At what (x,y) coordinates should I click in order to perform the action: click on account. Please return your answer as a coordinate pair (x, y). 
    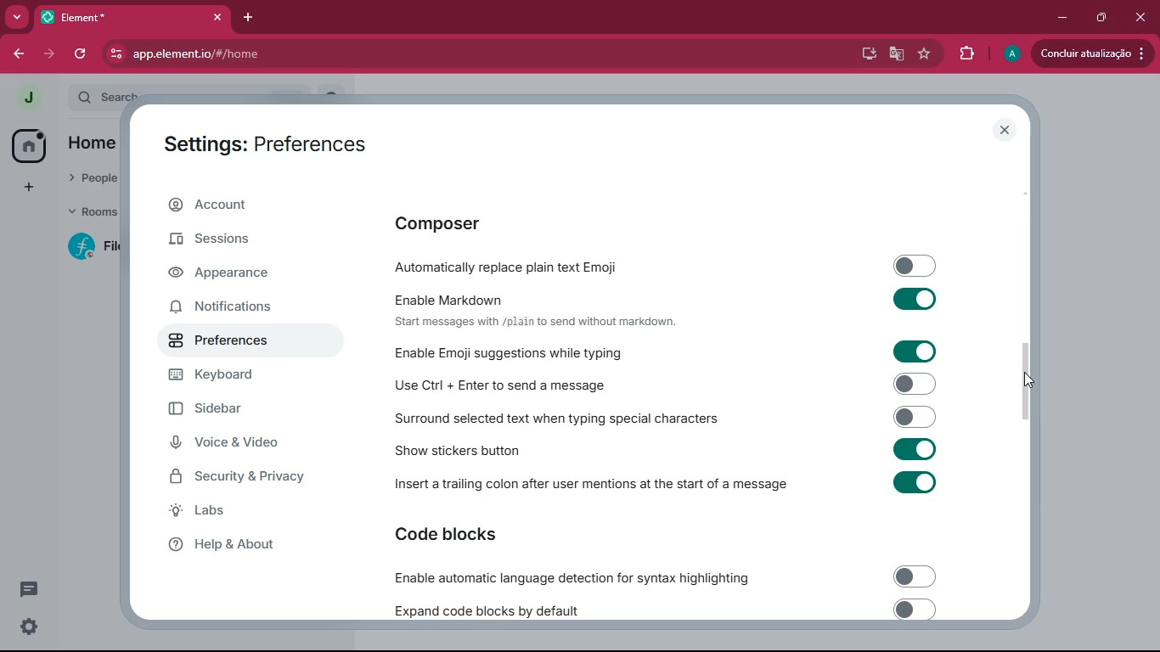
    Looking at the image, I should click on (243, 202).